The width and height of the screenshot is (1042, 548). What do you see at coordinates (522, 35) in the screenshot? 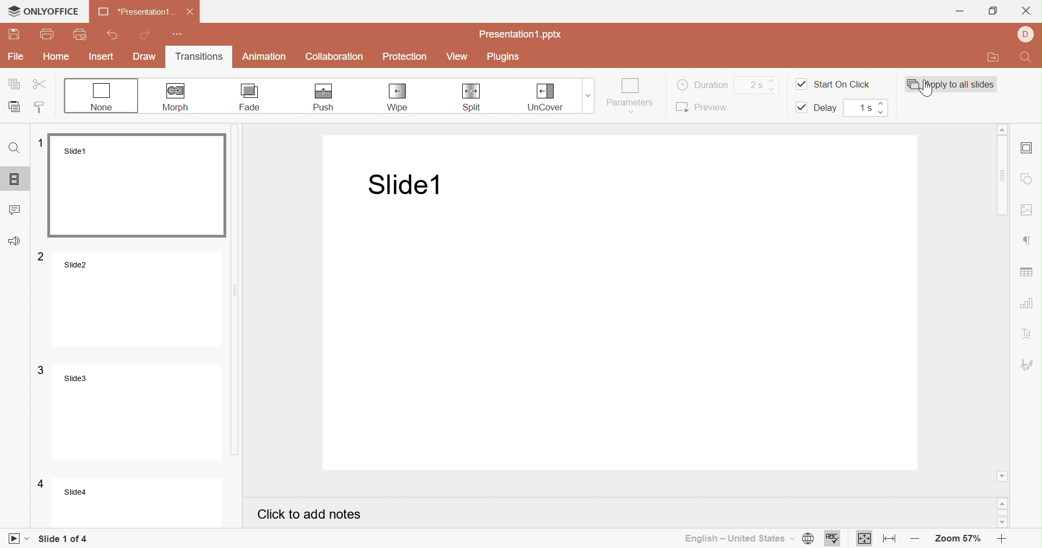
I see `Presentation1.pptx` at bounding box center [522, 35].